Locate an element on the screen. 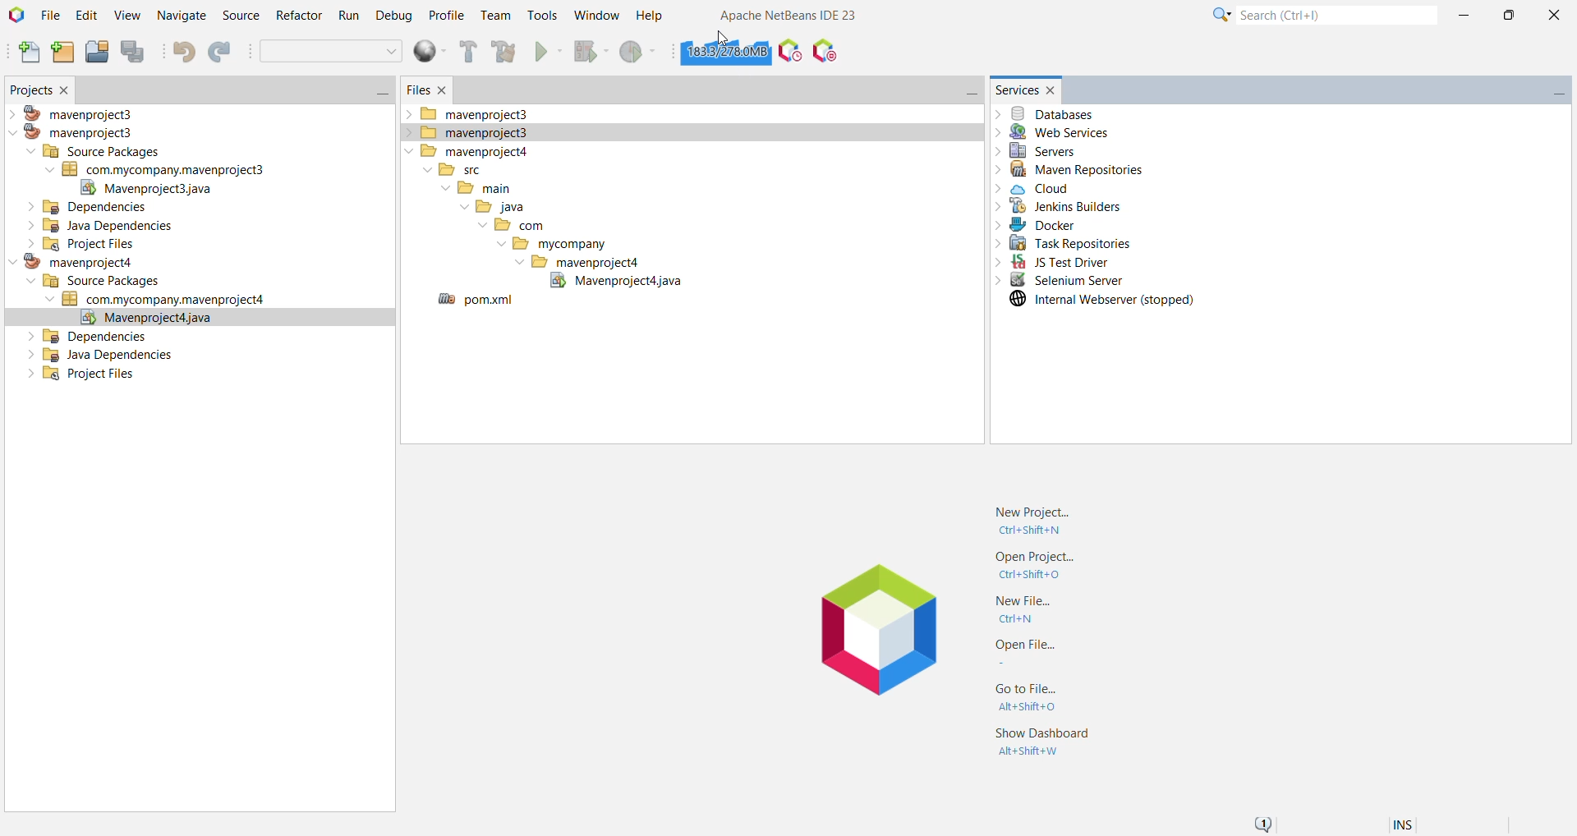 The width and height of the screenshot is (1577, 836). Maven Repositories is located at coordinates (1083, 171).